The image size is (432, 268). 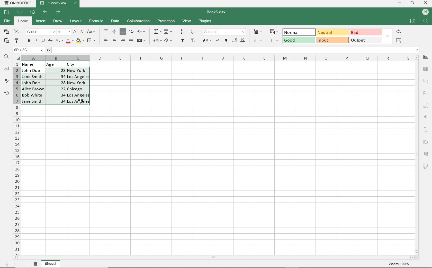 I want to click on FONT SIZE, so click(x=63, y=32).